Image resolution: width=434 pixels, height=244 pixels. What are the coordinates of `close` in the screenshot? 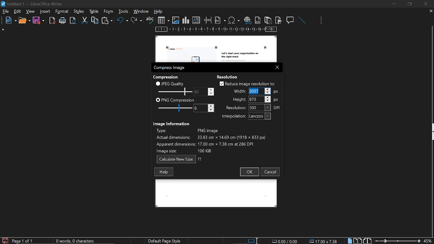 It's located at (276, 67).